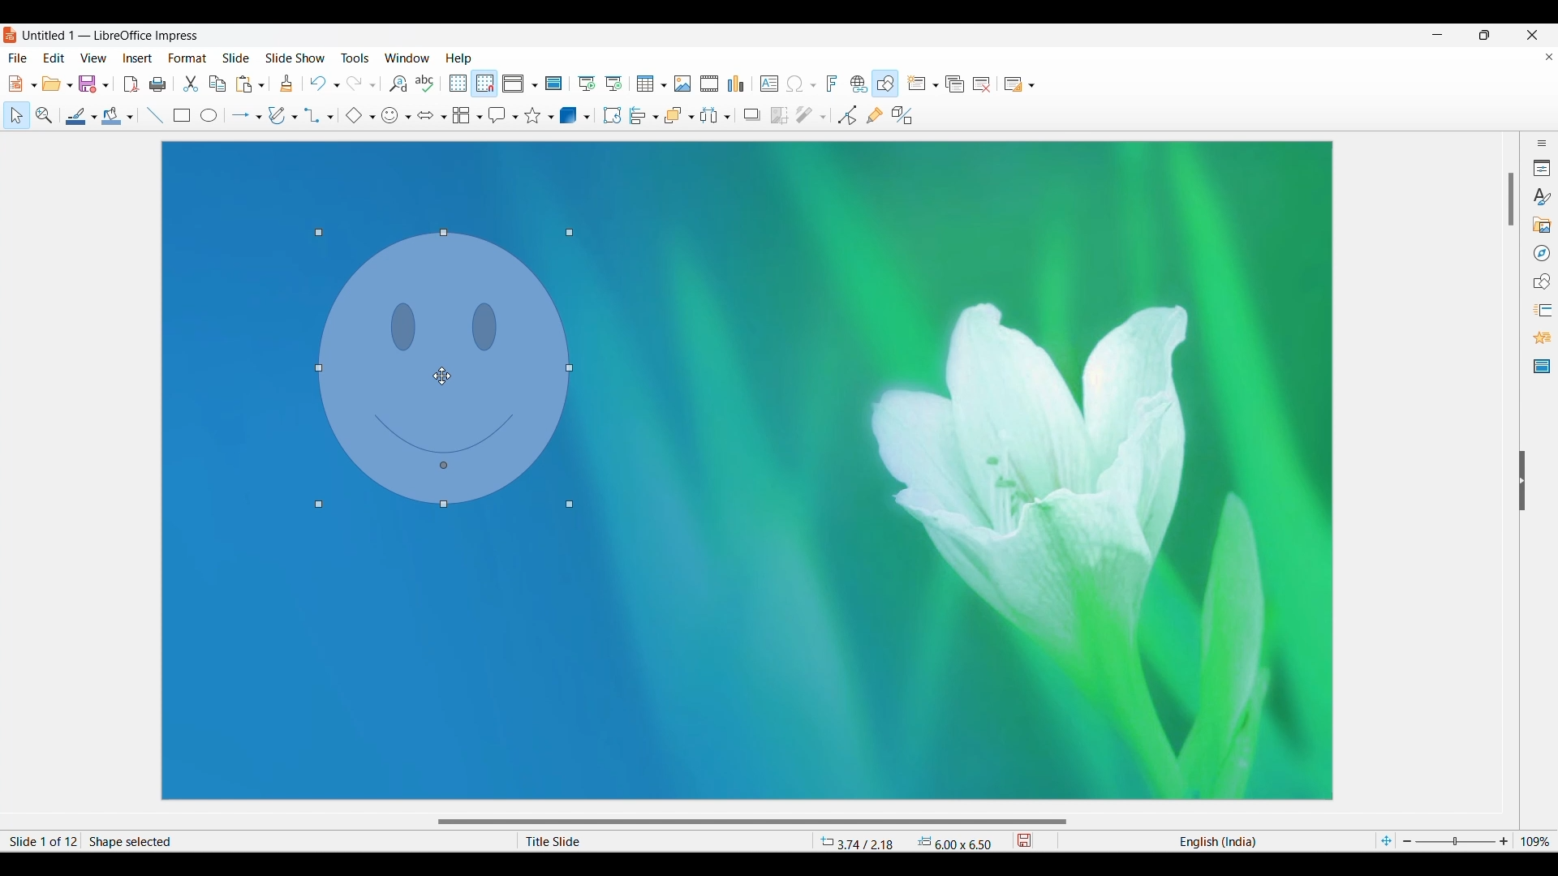 This screenshot has width=1558, height=876. What do you see at coordinates (1438, 35) in the screenshot?
I see `Minimize` at bounding box center [1438, 35].